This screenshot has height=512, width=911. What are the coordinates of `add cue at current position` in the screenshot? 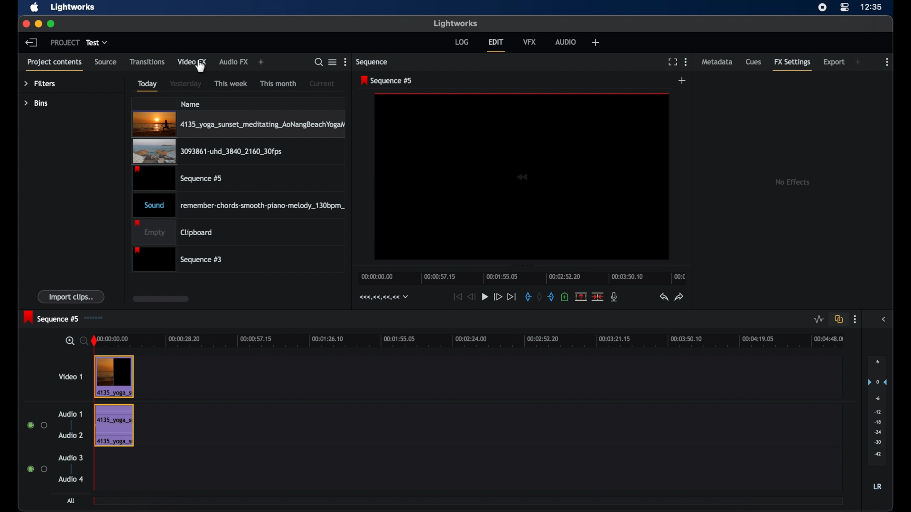 It's located at (566, 297).